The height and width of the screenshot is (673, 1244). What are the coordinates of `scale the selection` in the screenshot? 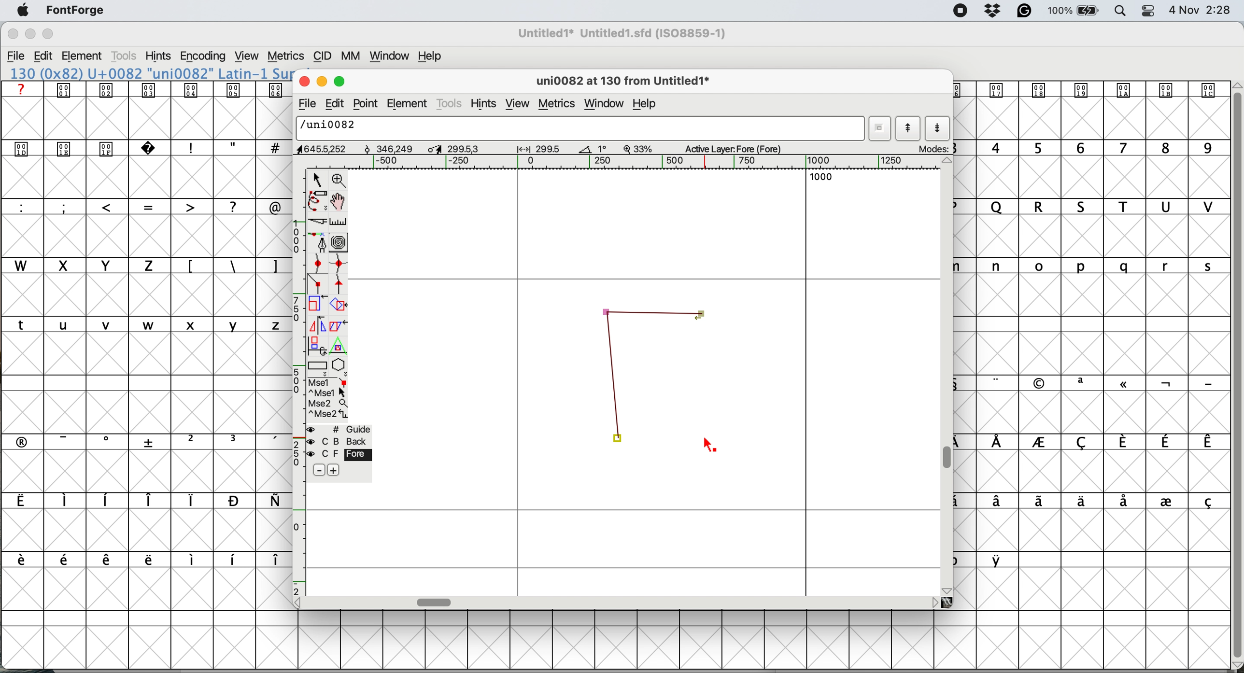 It's located at (318, 306).